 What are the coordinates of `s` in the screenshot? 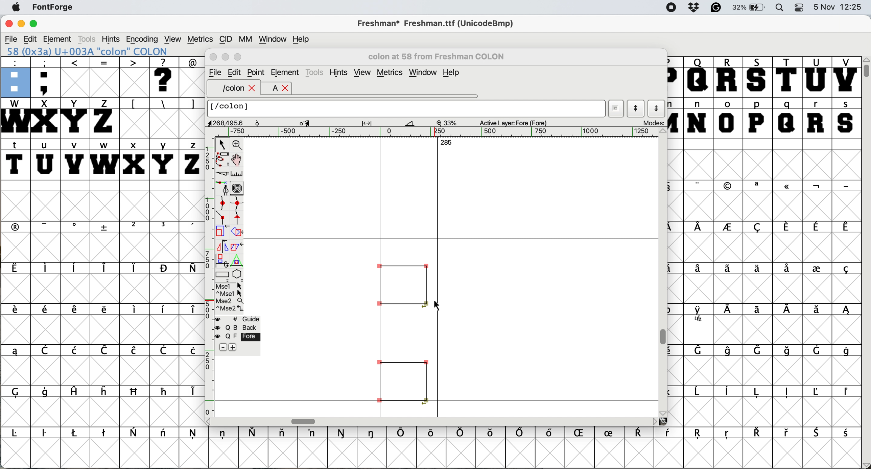 It's located at (846, 118).